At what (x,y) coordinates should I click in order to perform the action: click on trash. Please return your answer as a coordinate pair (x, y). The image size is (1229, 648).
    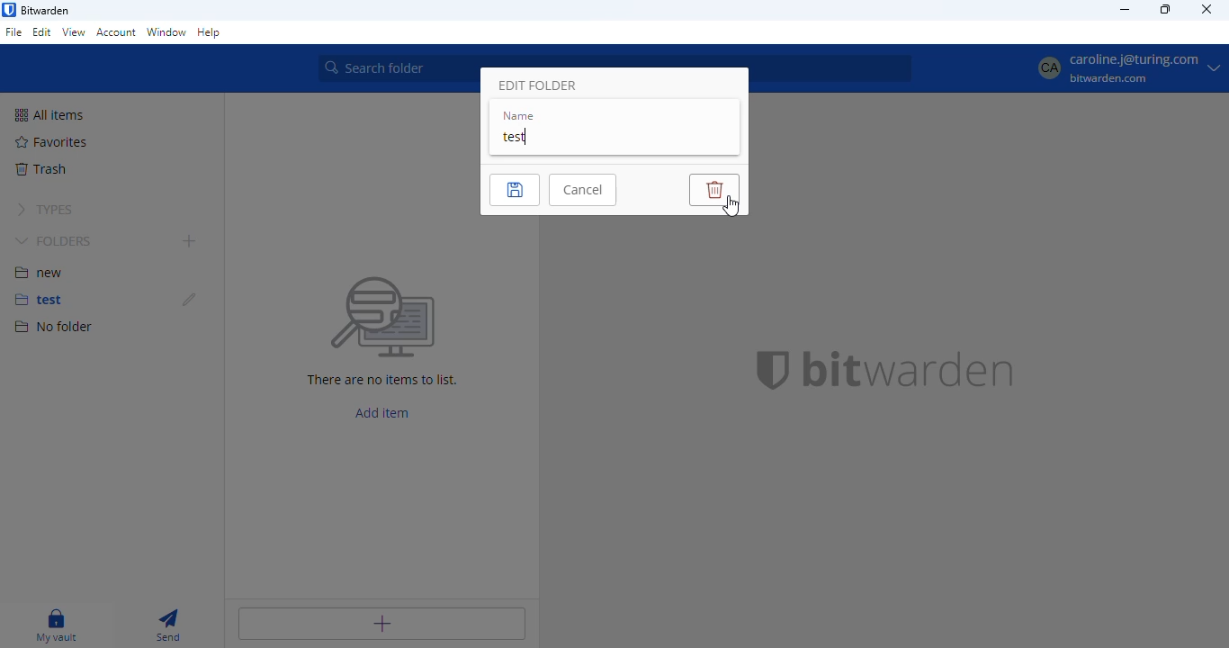
    Looking at the image, I should click on (42, 169).